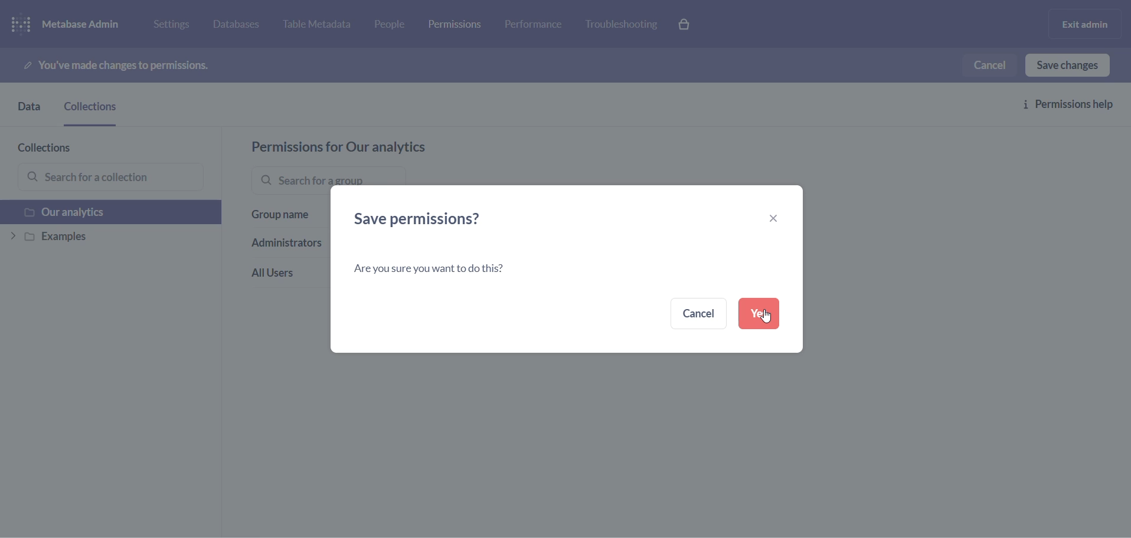 This screenshot has width=1131, height=538. What do you see at coordinates (1083, 24) in the screenshot?
I see `exit admin` at bounding box center [1083, 24].